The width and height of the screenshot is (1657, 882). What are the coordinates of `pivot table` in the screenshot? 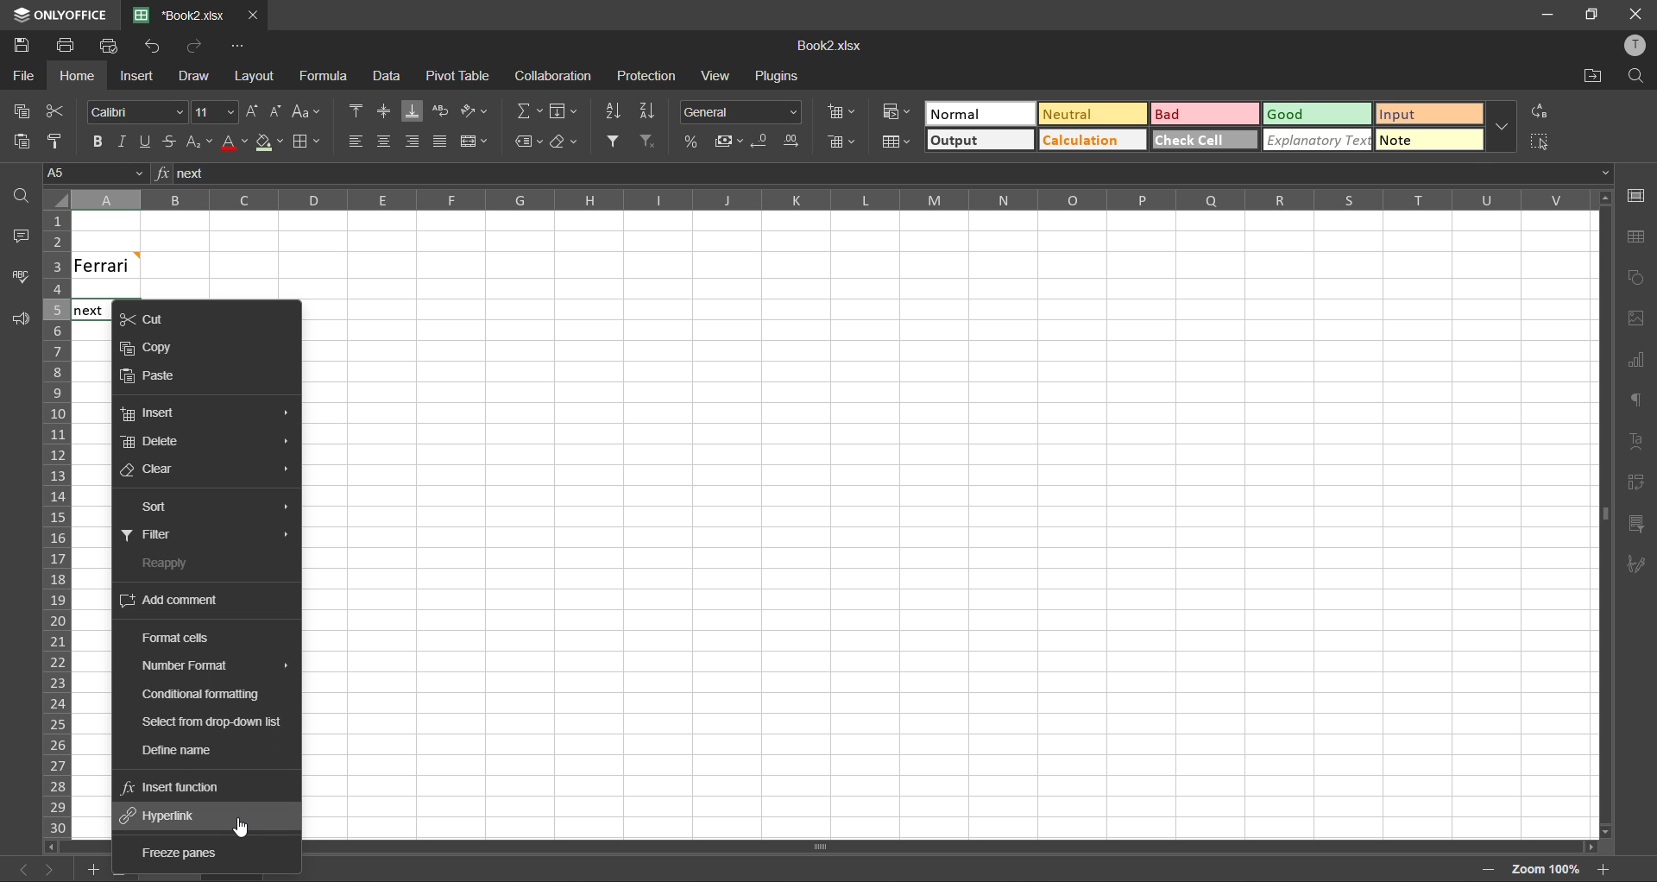 It's located at (1636, 482).